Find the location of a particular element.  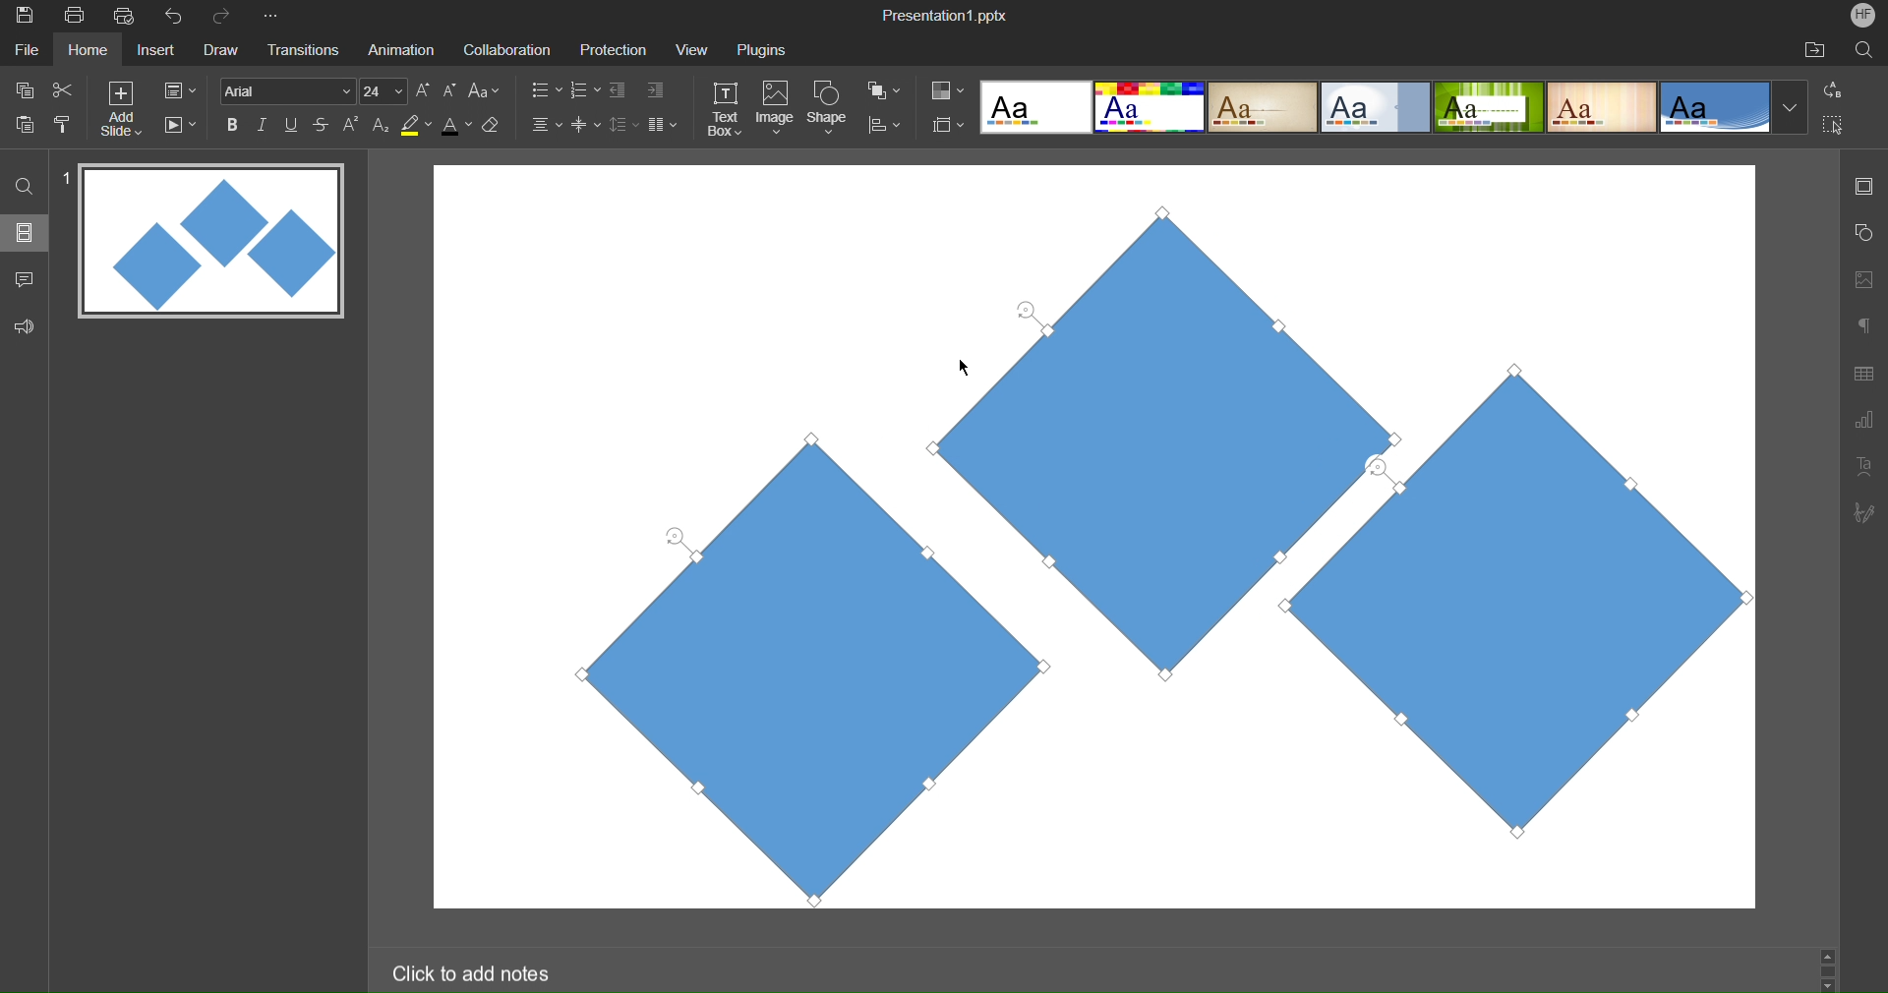

Paragraph Settings is located at coordinates (1864, 324).